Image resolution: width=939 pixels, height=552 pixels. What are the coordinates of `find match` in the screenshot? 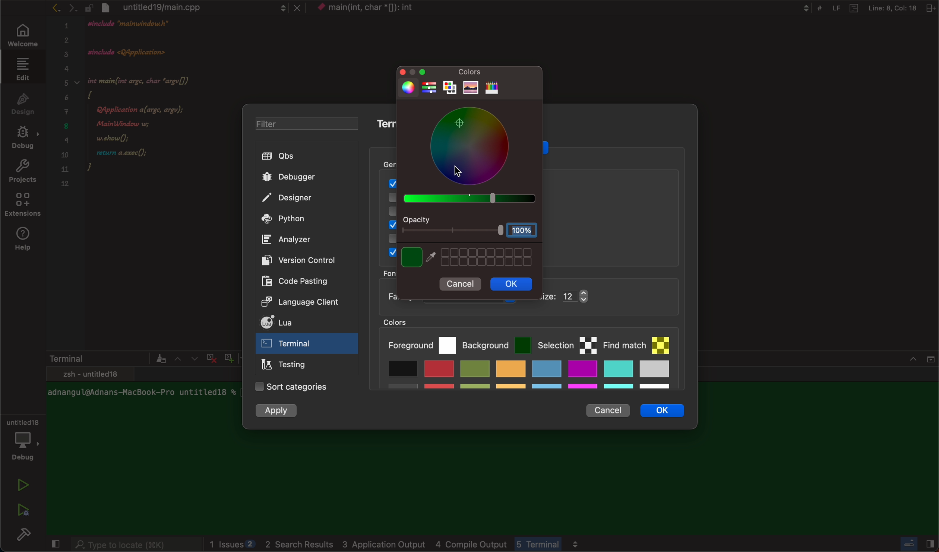 It's located at (641, 342).